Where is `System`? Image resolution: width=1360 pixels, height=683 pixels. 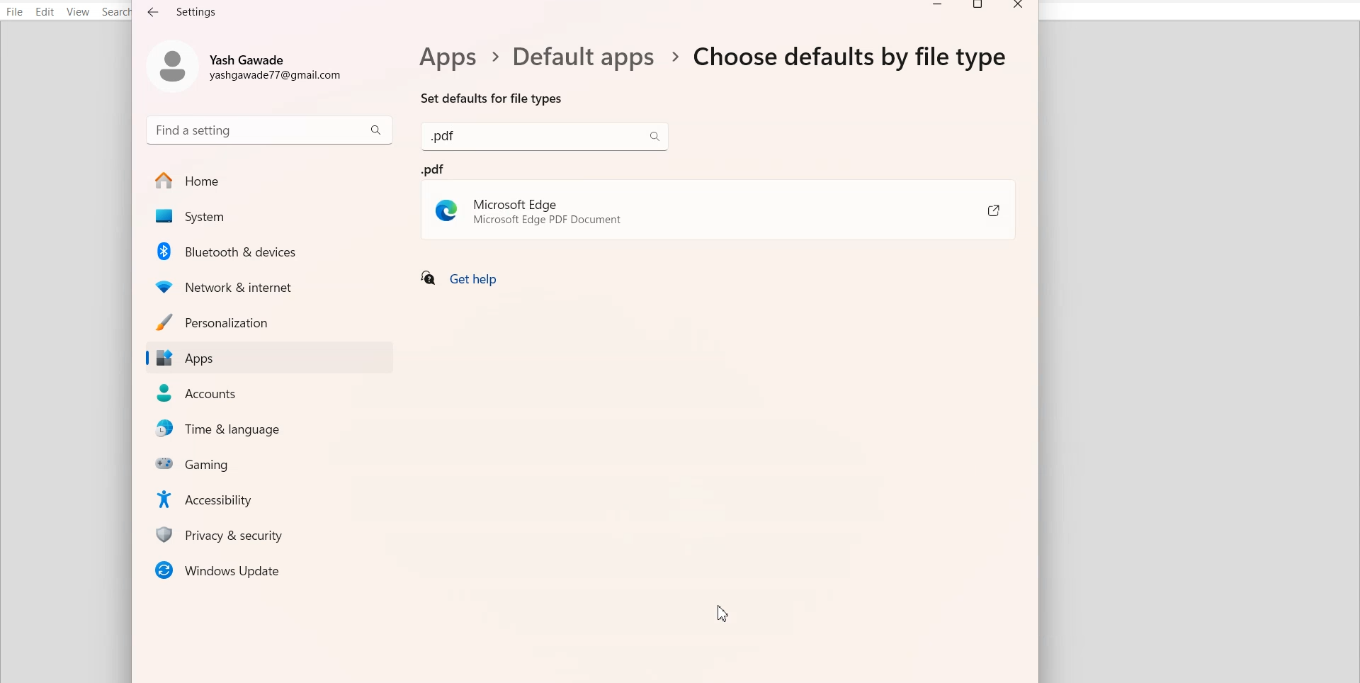
System is located at coordinates (268, 217).